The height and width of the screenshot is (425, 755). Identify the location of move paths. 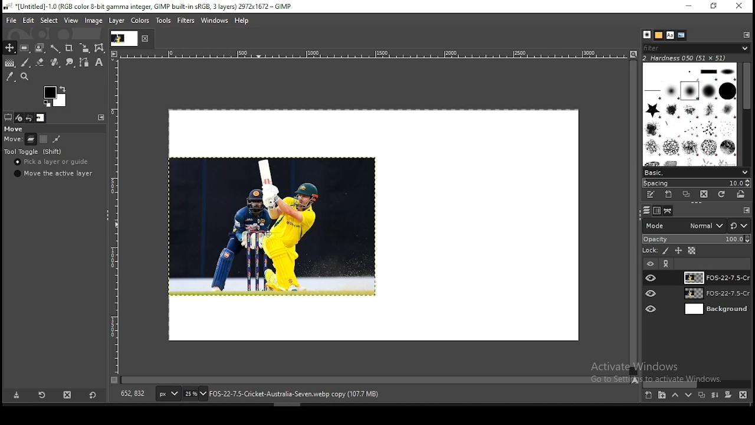
(57, 139).